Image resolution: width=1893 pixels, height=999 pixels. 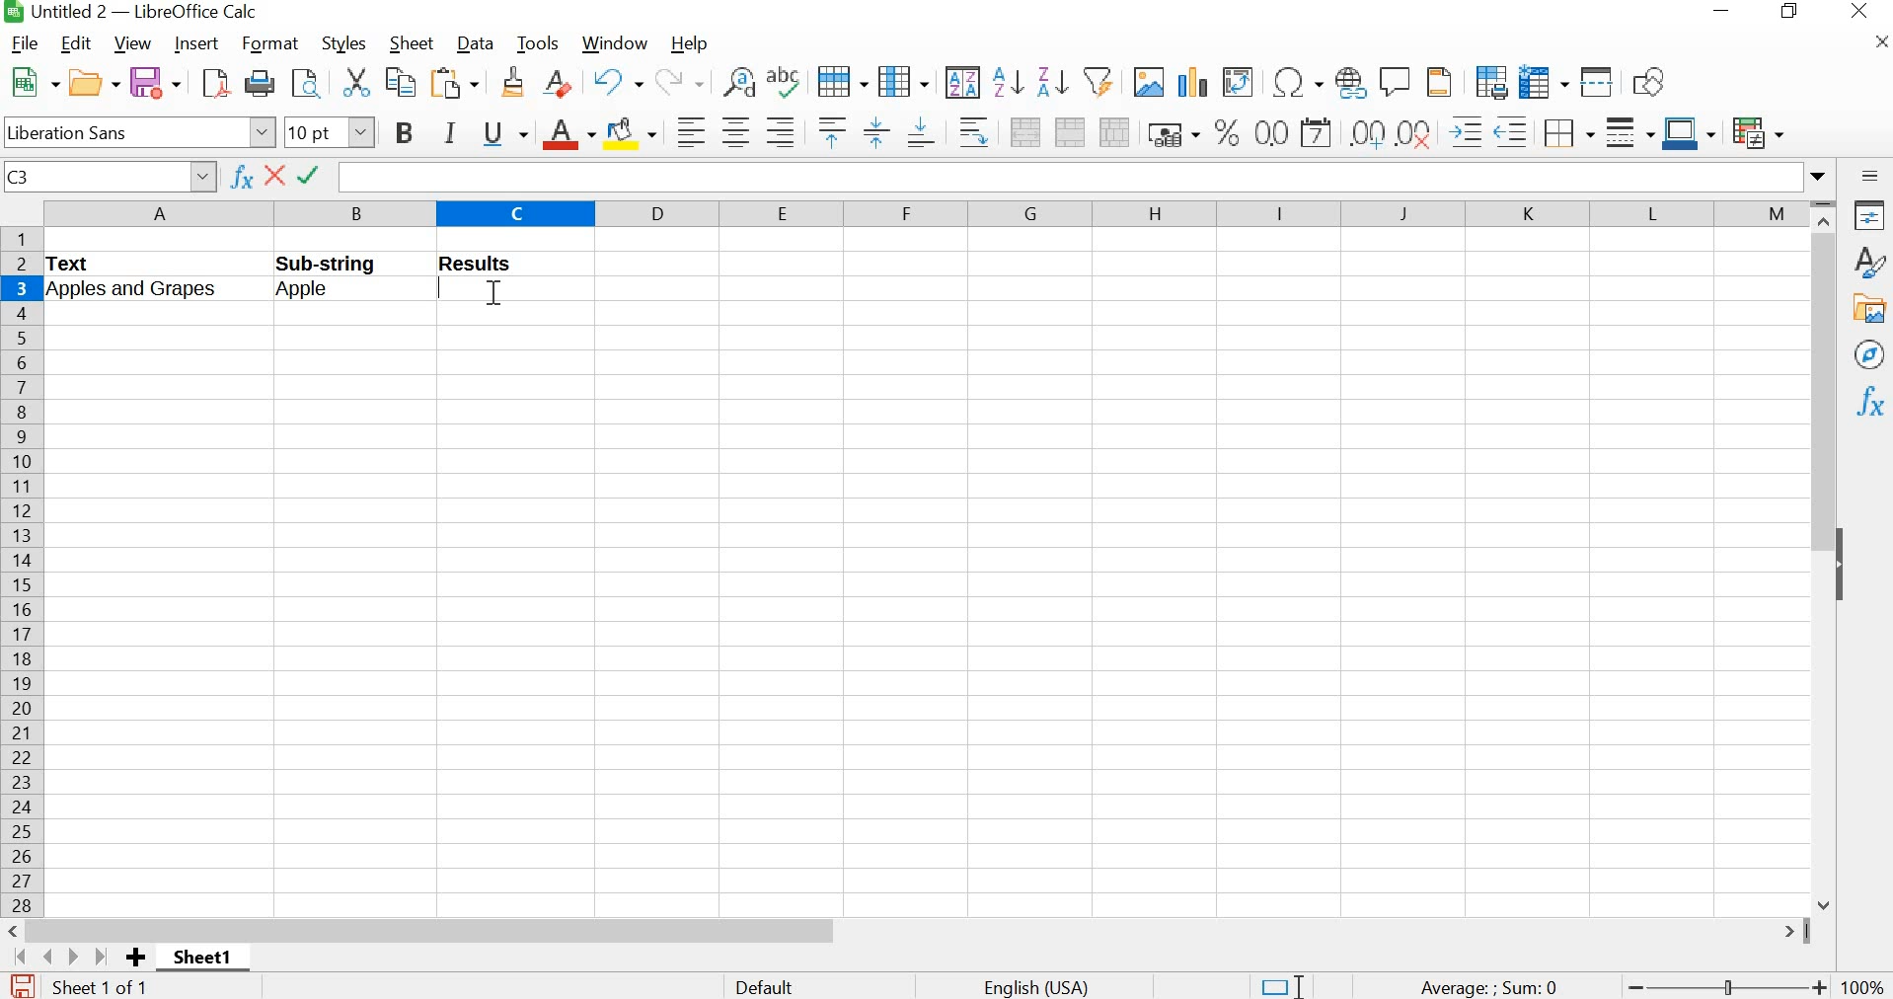 I want to click on show draw functions, so click(x=1651, y=81).